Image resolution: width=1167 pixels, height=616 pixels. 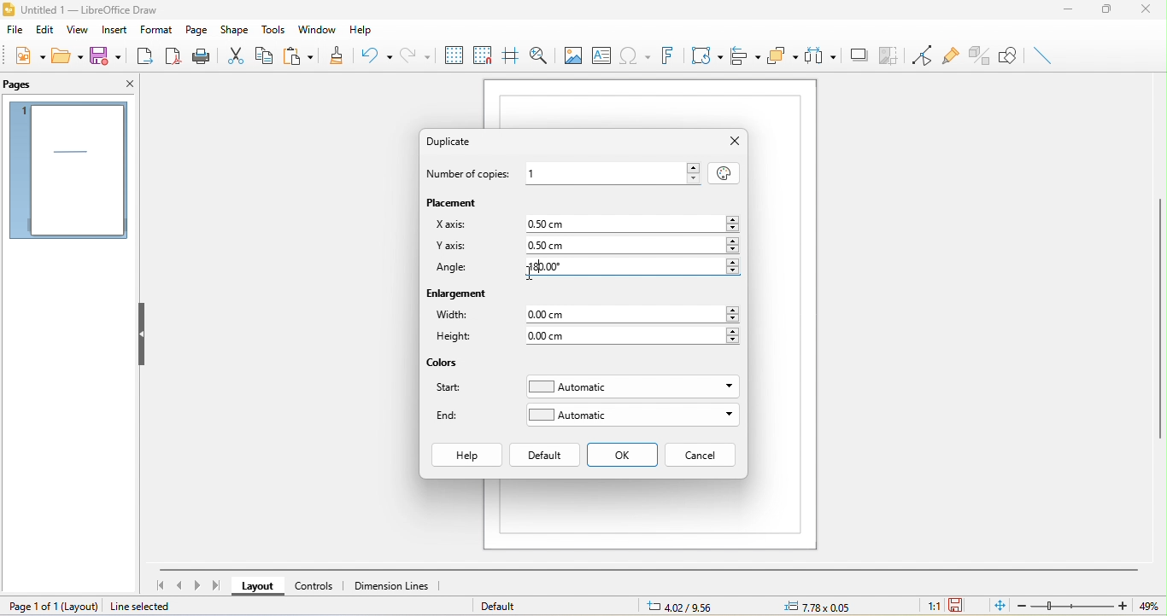 I want to click on shape, so click(x=238, y=29).